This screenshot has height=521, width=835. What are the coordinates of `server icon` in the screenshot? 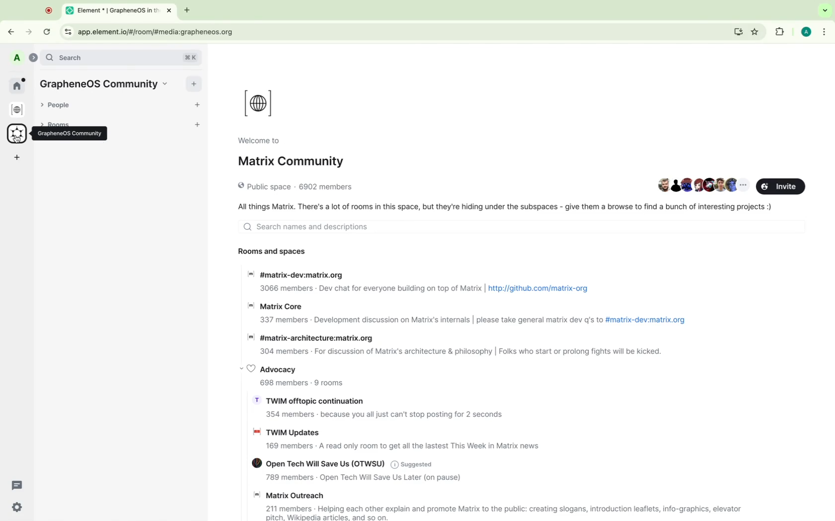 It's located at (17, 135).